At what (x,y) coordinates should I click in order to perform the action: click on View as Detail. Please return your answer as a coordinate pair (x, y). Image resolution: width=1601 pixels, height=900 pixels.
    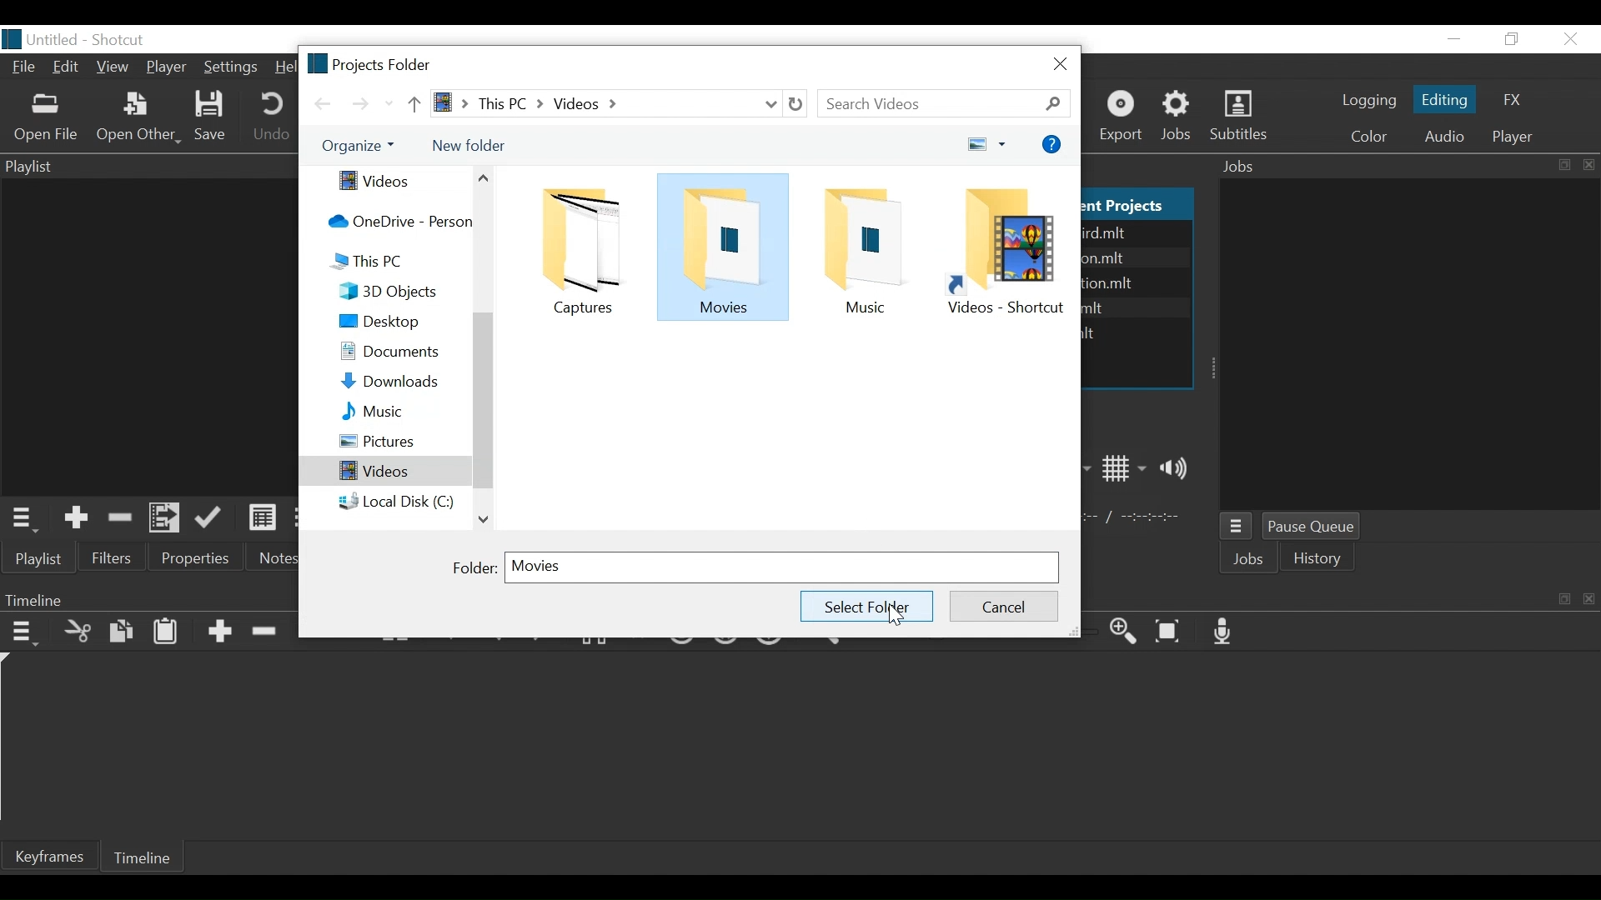
    Looking at the image, I should click on (262, 517).